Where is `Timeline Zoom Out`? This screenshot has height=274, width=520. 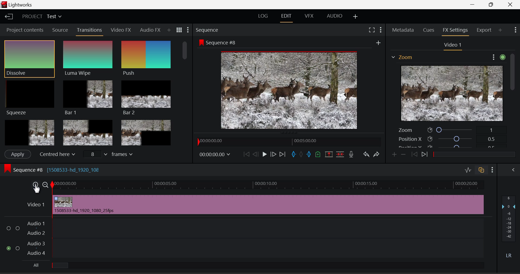
Timeline Zoom Out is located at coordinates (45, 185).